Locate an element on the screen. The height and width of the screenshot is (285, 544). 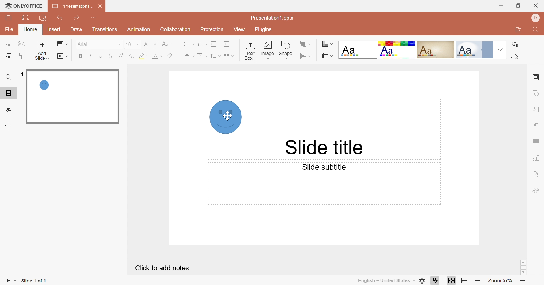
Slide title is located at coordinates (325, 148).